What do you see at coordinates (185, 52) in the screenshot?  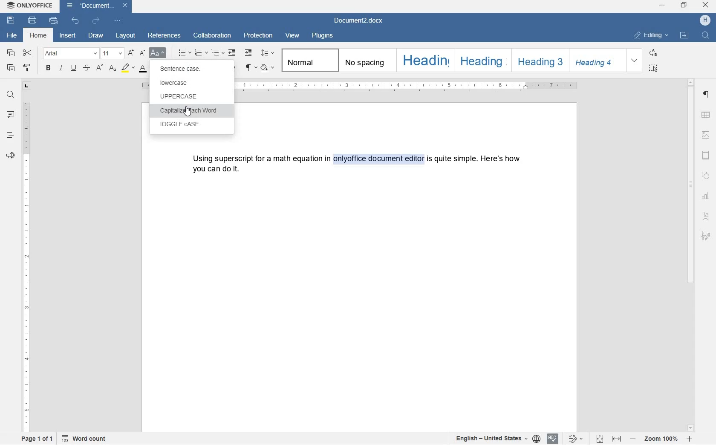 I see `bullets` at bounding box center [185, 52].